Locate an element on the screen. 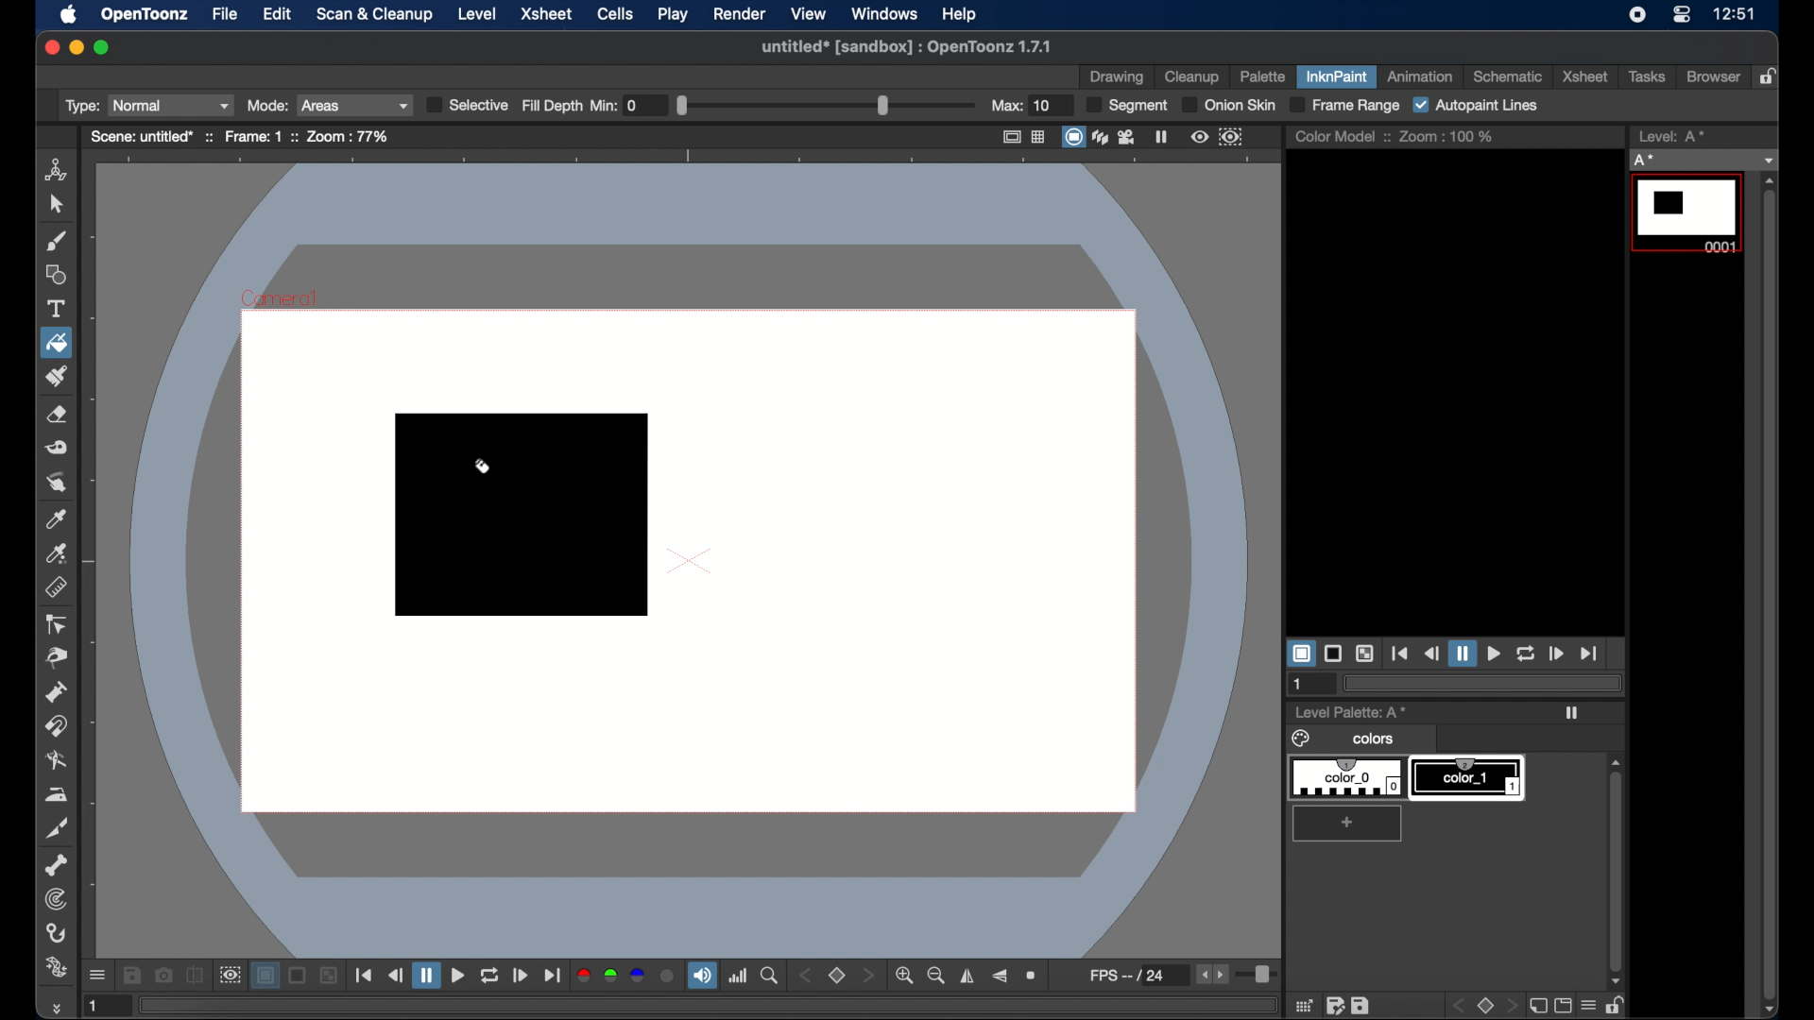 The height and width of the screenshot is (1020, 1814). paint brush tool is located at coordinates (58, 376).